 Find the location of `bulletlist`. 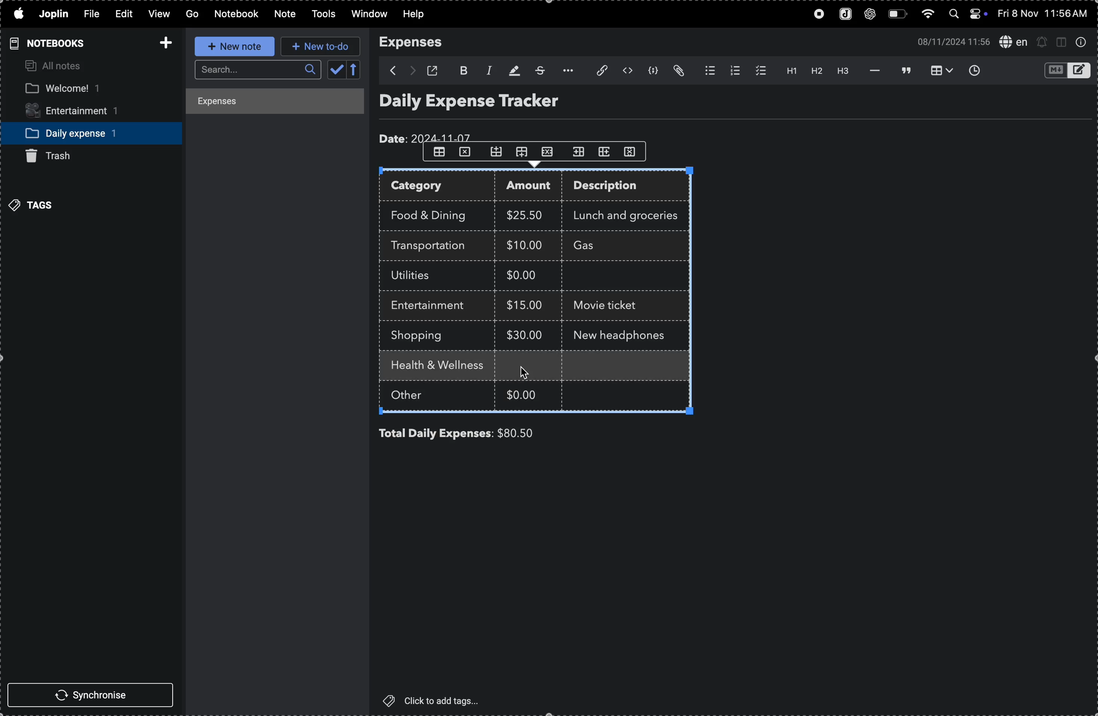

bulletlist is located at coordinates (708, 71).